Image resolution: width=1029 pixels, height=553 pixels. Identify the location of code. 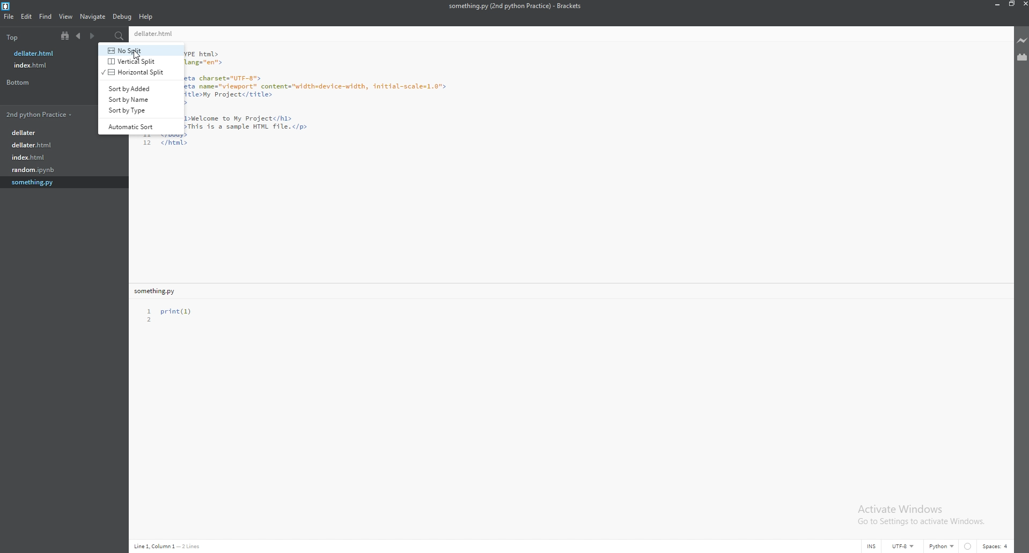
(336, 106).